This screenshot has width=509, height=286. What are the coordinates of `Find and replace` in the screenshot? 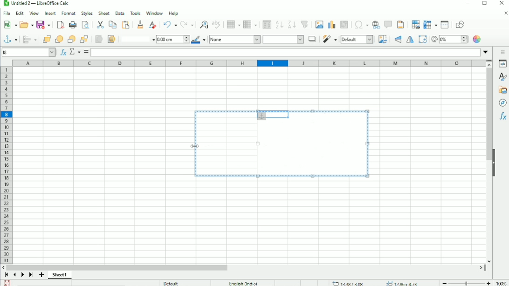 It's located at (203, 24).